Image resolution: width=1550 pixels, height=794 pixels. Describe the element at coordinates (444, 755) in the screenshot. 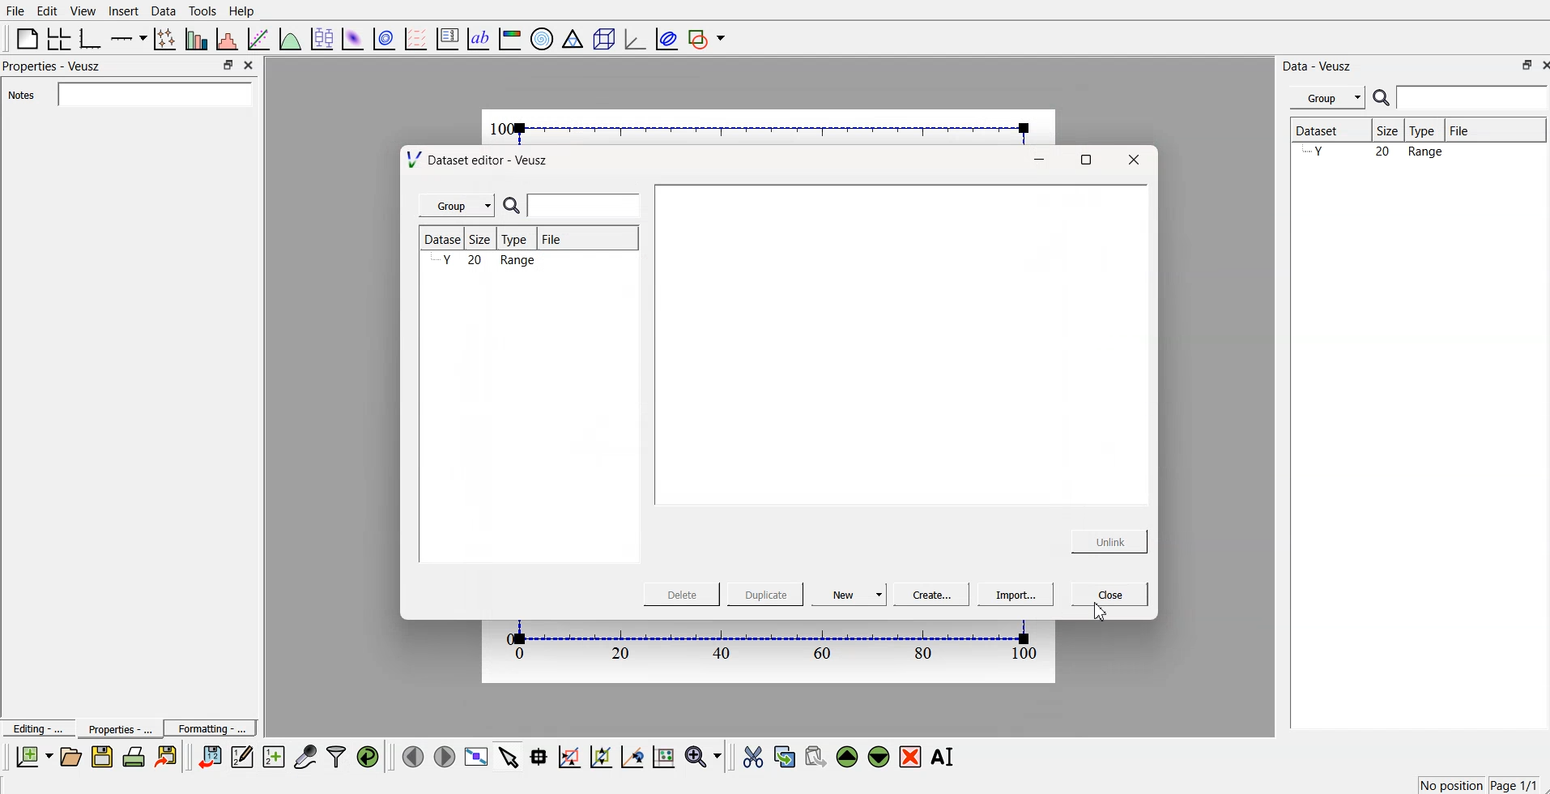

I see `Move to next page` at that location.